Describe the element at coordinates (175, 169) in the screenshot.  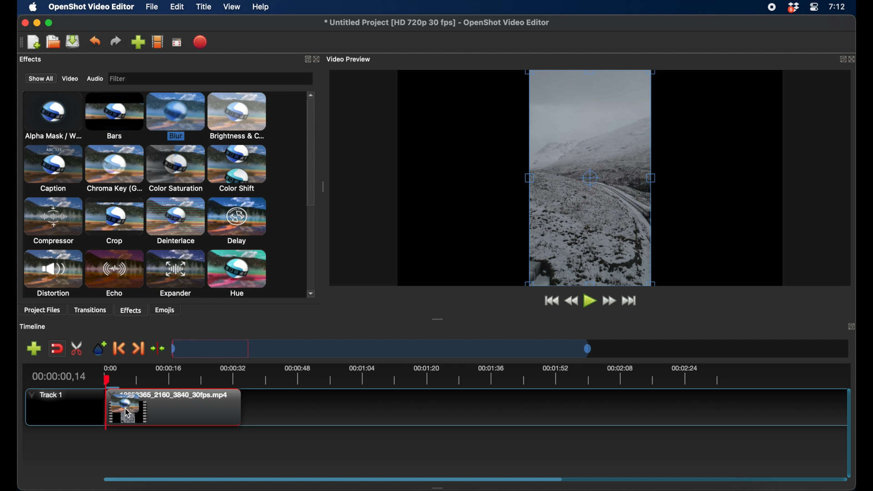
I see `color saturation` at that location.